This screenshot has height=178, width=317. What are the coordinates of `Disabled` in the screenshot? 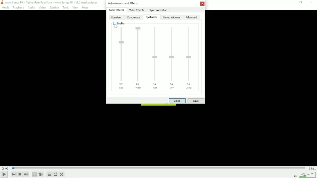 It's located at (119, 23).